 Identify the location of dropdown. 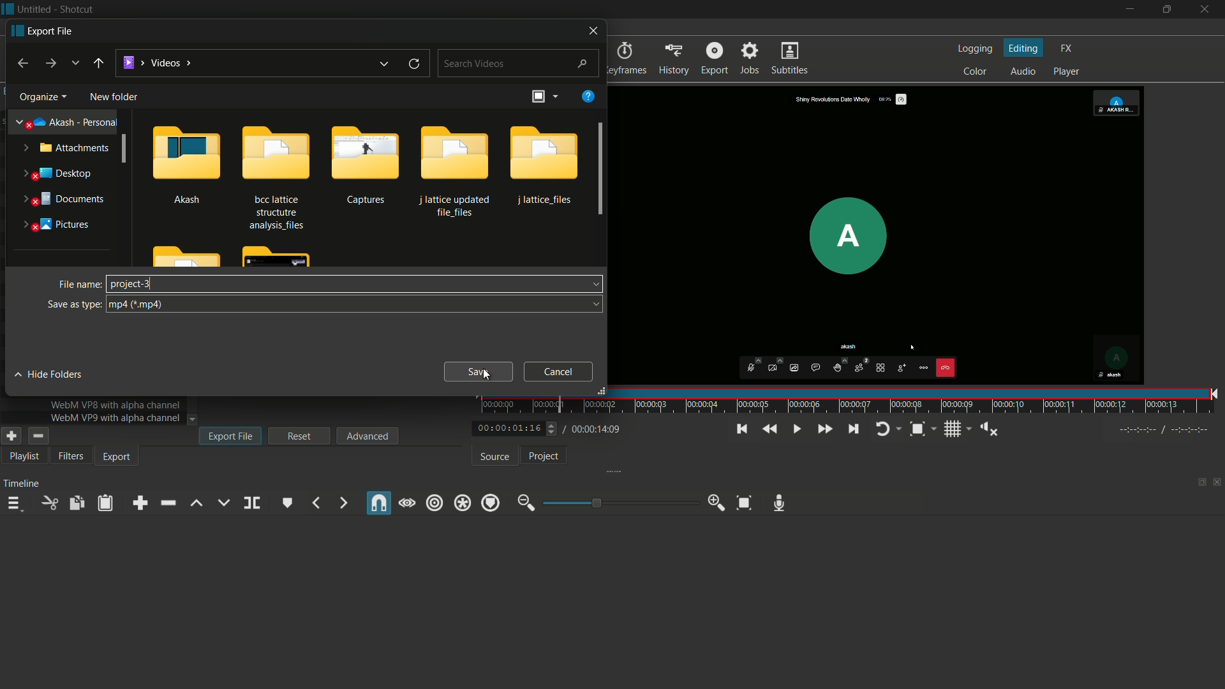
(592, 305).